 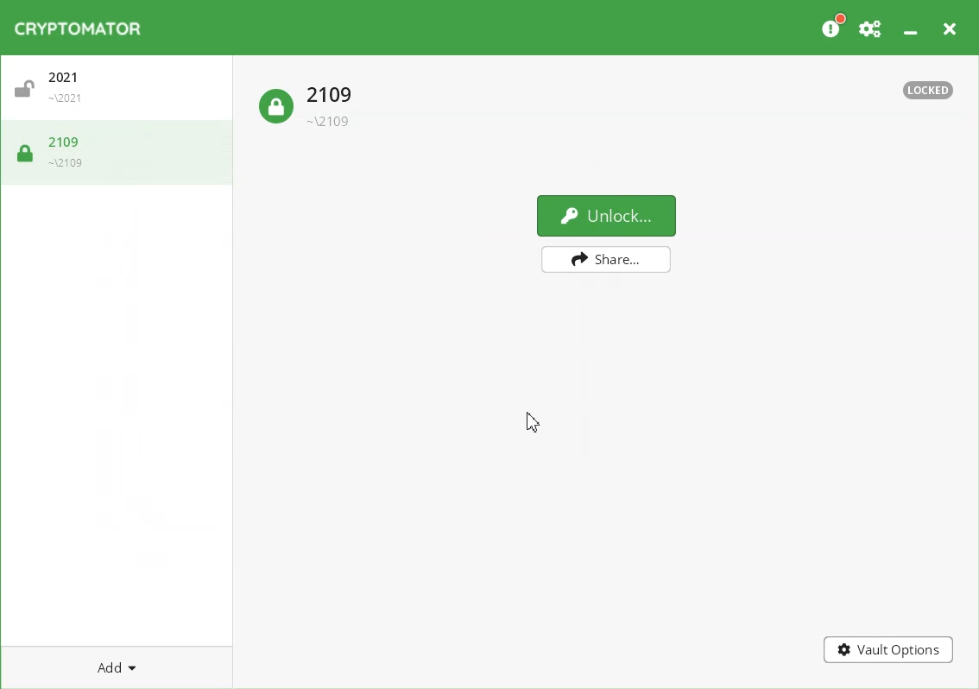 What do you see at coordinates (607, 215) in the screenshot?
I see `Unlock` at bounding box center [607, 215].